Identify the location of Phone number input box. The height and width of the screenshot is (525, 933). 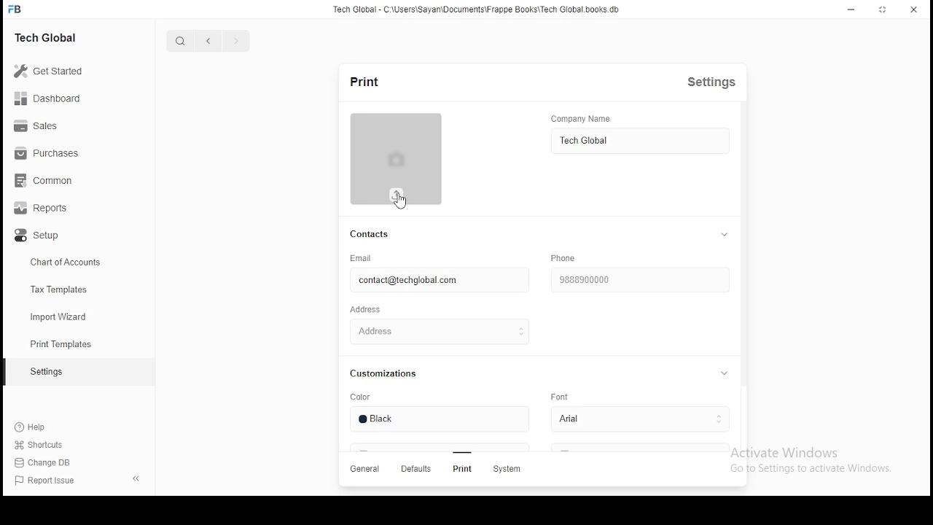
(639, 279).